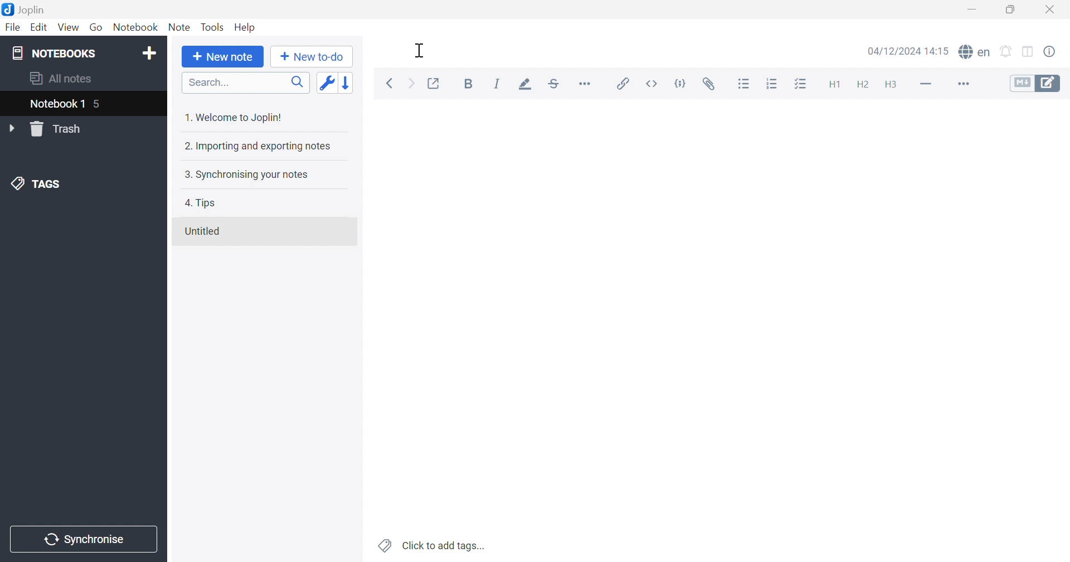 Image resolution: width=1070 pixels, height=562 pixels. What do you see at coordinates (940, 51) in the screenshot?
I see `14:15` at bounding box center [940, 51].